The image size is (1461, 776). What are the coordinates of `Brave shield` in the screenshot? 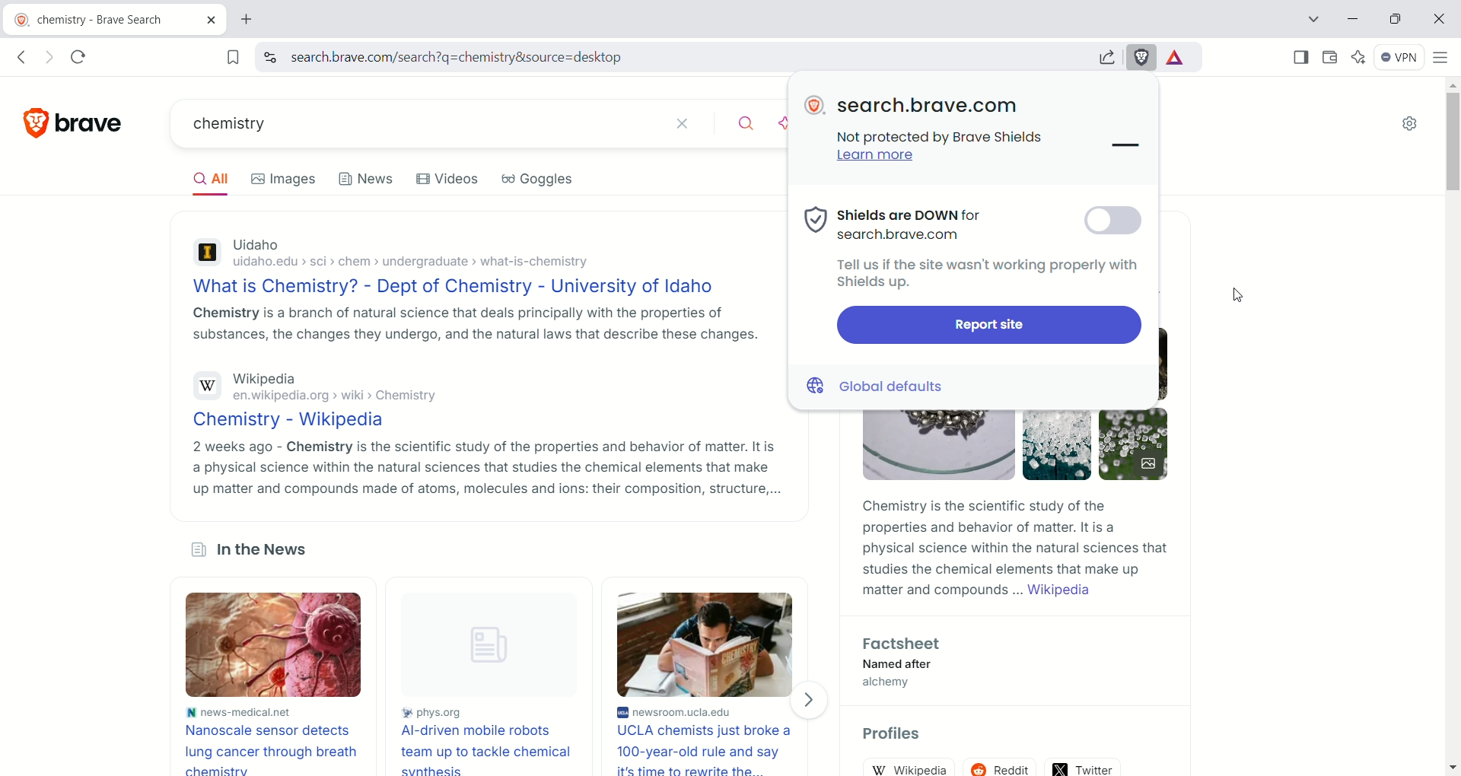 It's located at (1141, 58).